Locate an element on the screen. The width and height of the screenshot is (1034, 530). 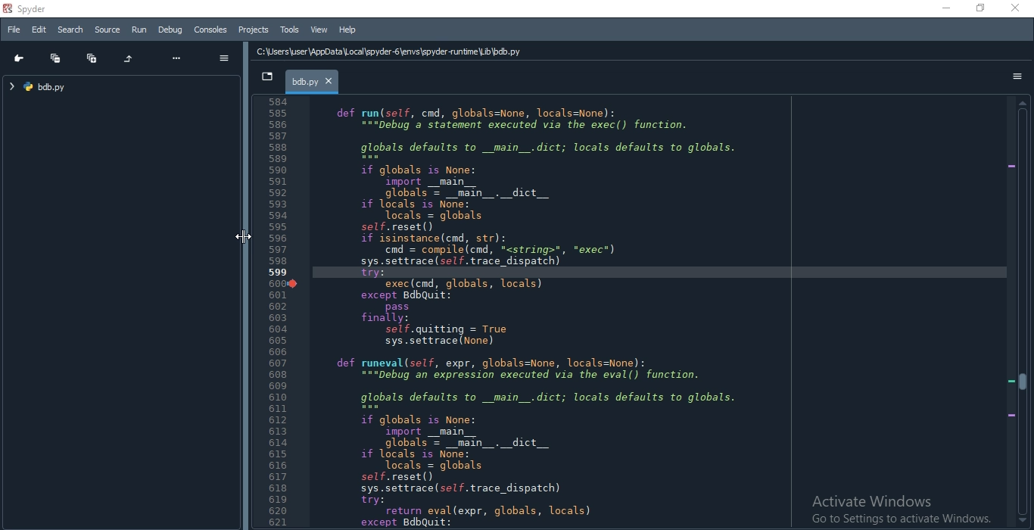
Tools is located at coordinates (290, 30).